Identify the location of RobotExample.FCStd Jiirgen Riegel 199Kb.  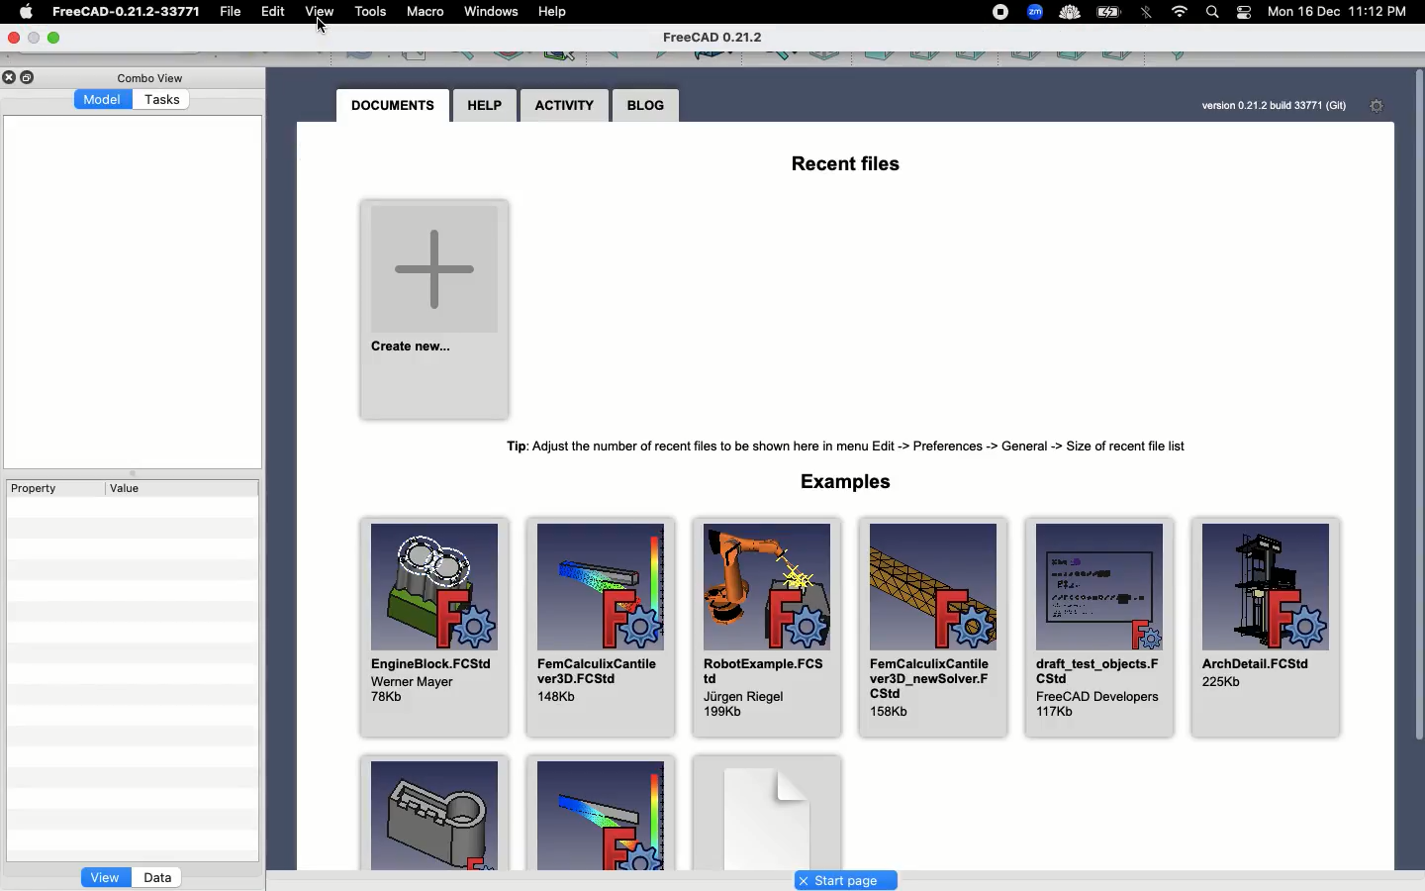
(765, 629).